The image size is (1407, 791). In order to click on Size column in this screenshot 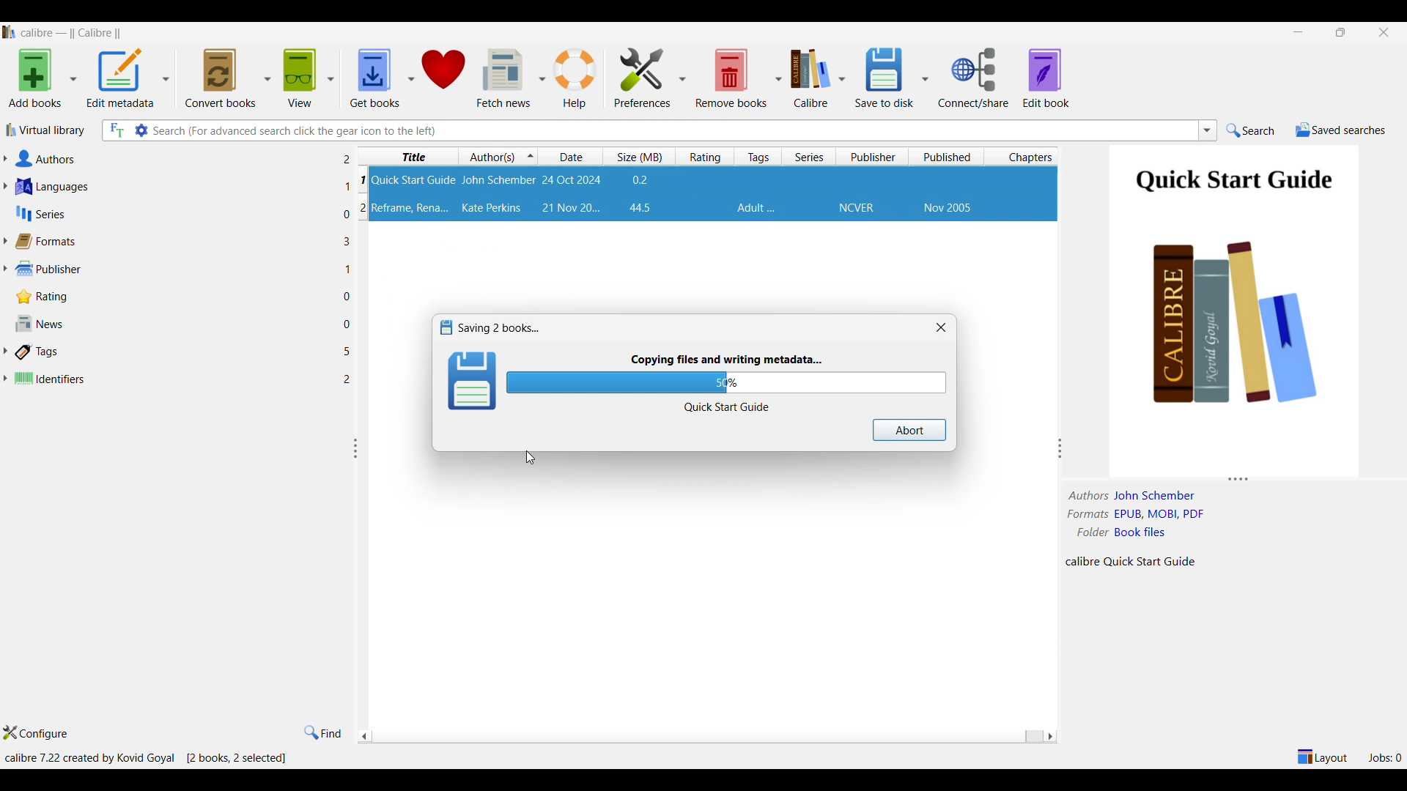, I will do `click(643, 156)`.